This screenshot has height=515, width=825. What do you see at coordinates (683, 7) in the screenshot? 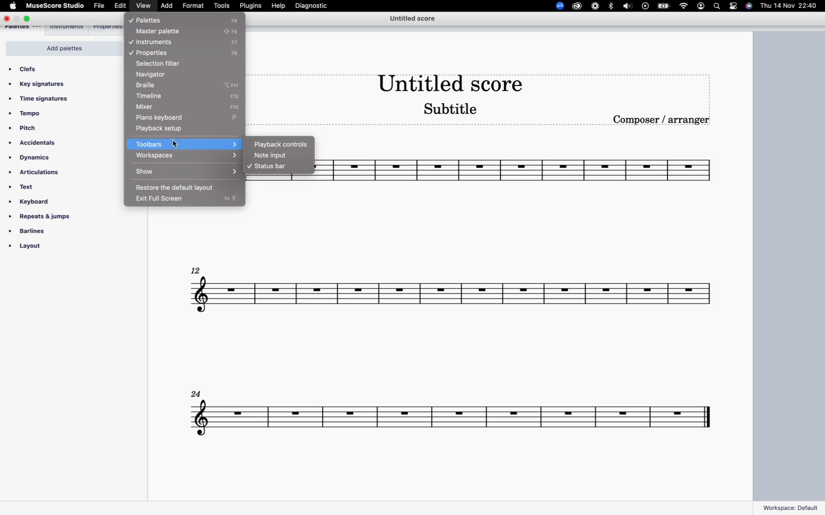
I see `wifi` at bounding box center [683, 7].